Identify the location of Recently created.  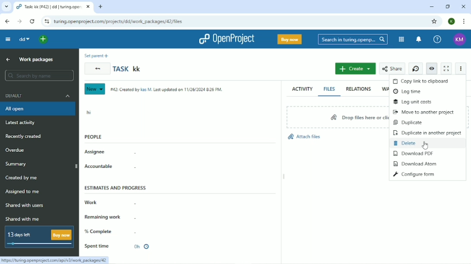
(24, 136).